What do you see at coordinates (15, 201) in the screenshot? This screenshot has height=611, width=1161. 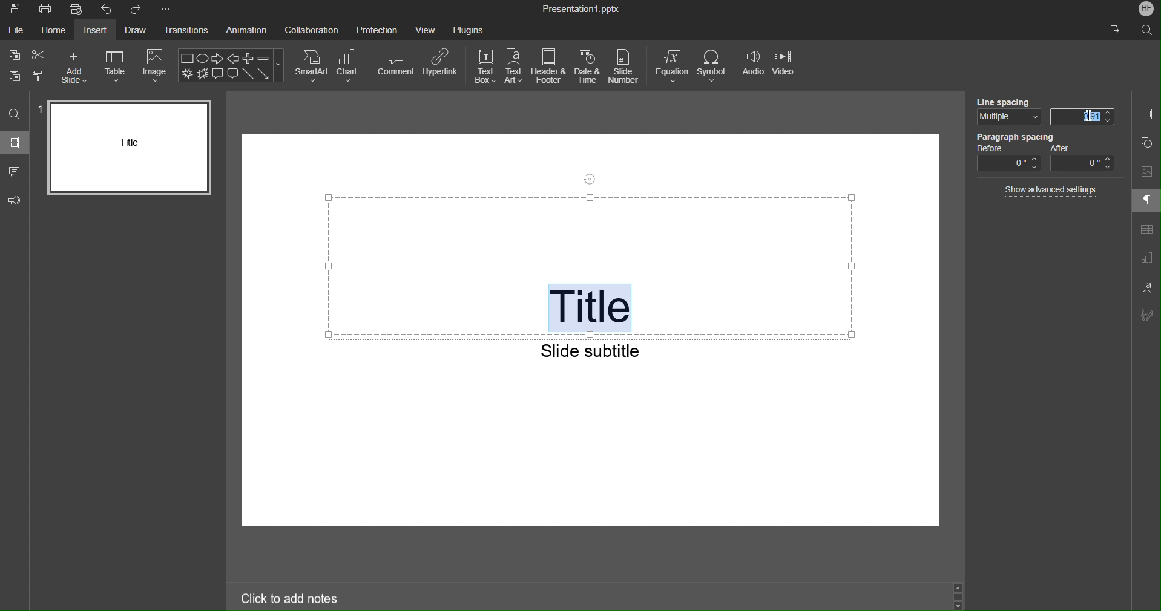 I see `Feedback` at bounding box center [15, 201].